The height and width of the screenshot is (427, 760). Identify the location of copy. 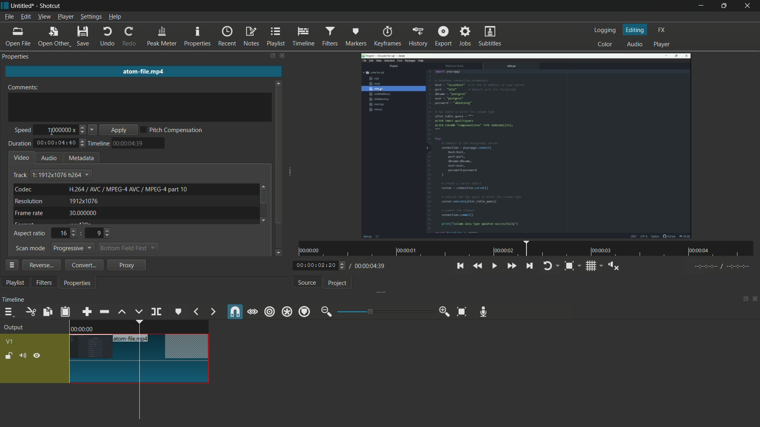
(47, 312).